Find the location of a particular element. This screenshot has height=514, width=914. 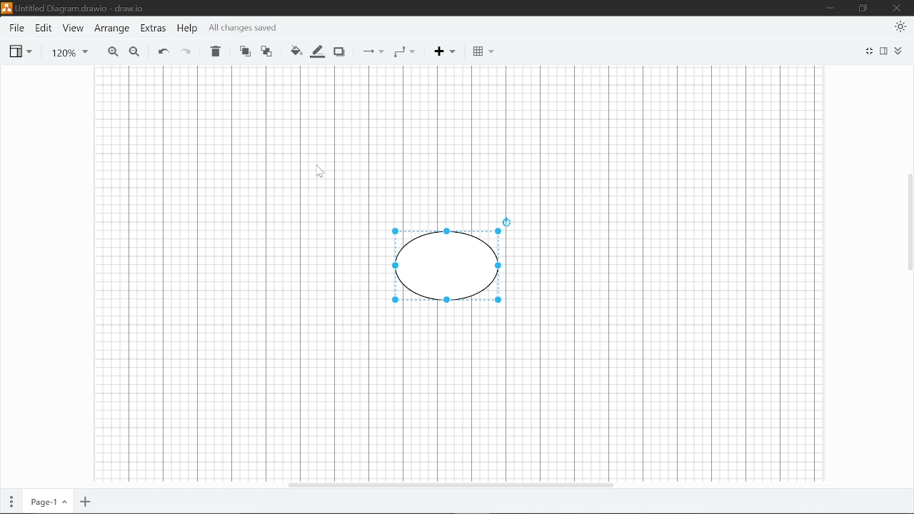

Collapse is located at coordinates (899, 51).